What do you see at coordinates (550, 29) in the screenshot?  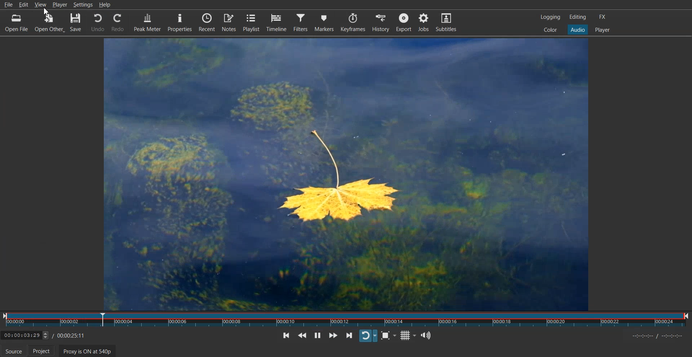 I see `Color` at bounding box center [550, 29].